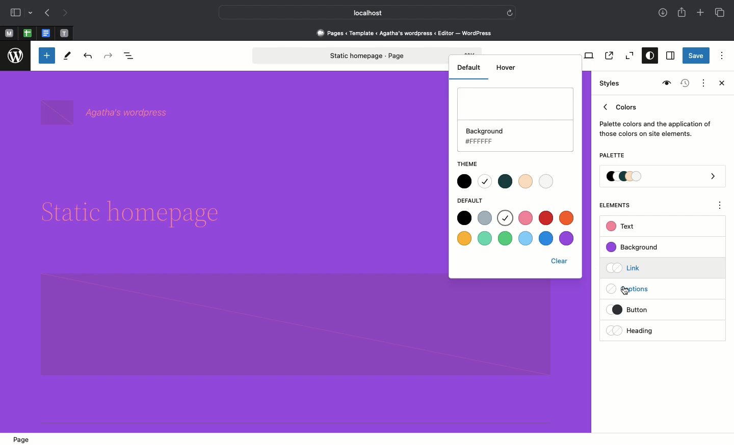  What do you see at coordinates (294, 325) in the screenshot?
I see `Block` at bounding box center [294, 325].